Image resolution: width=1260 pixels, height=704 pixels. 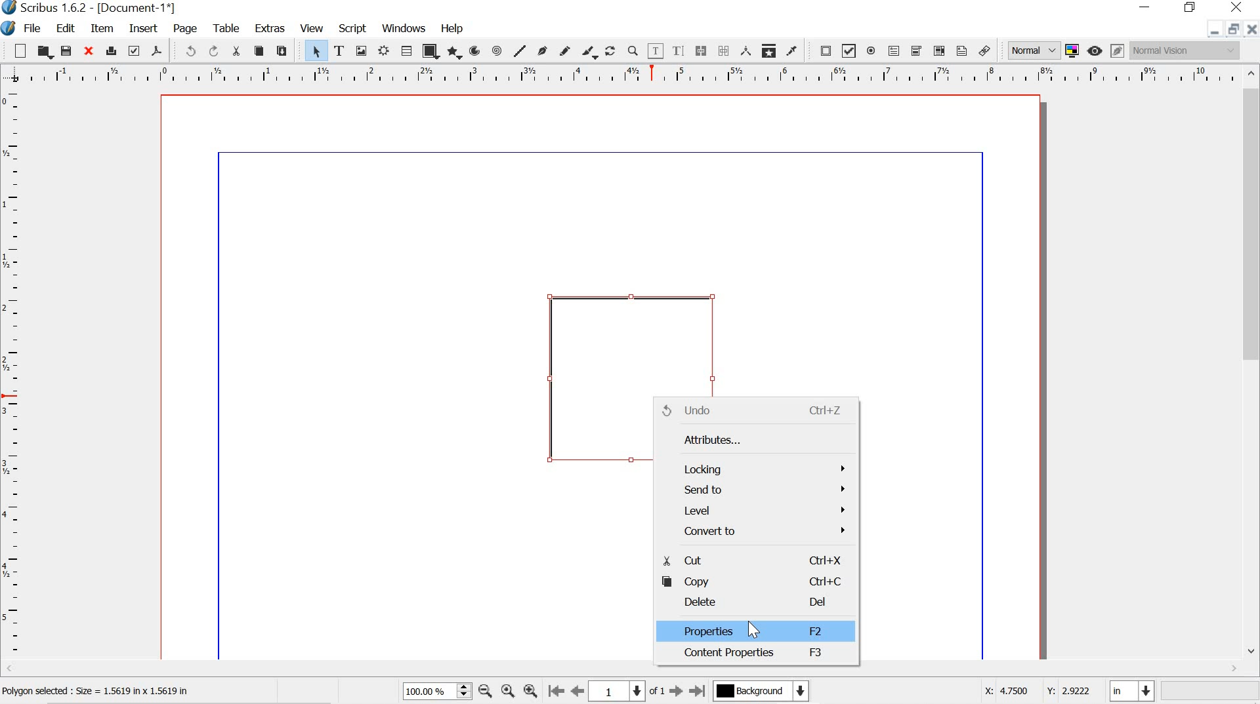 I want to click on normal, so click(x=1033, y=50).